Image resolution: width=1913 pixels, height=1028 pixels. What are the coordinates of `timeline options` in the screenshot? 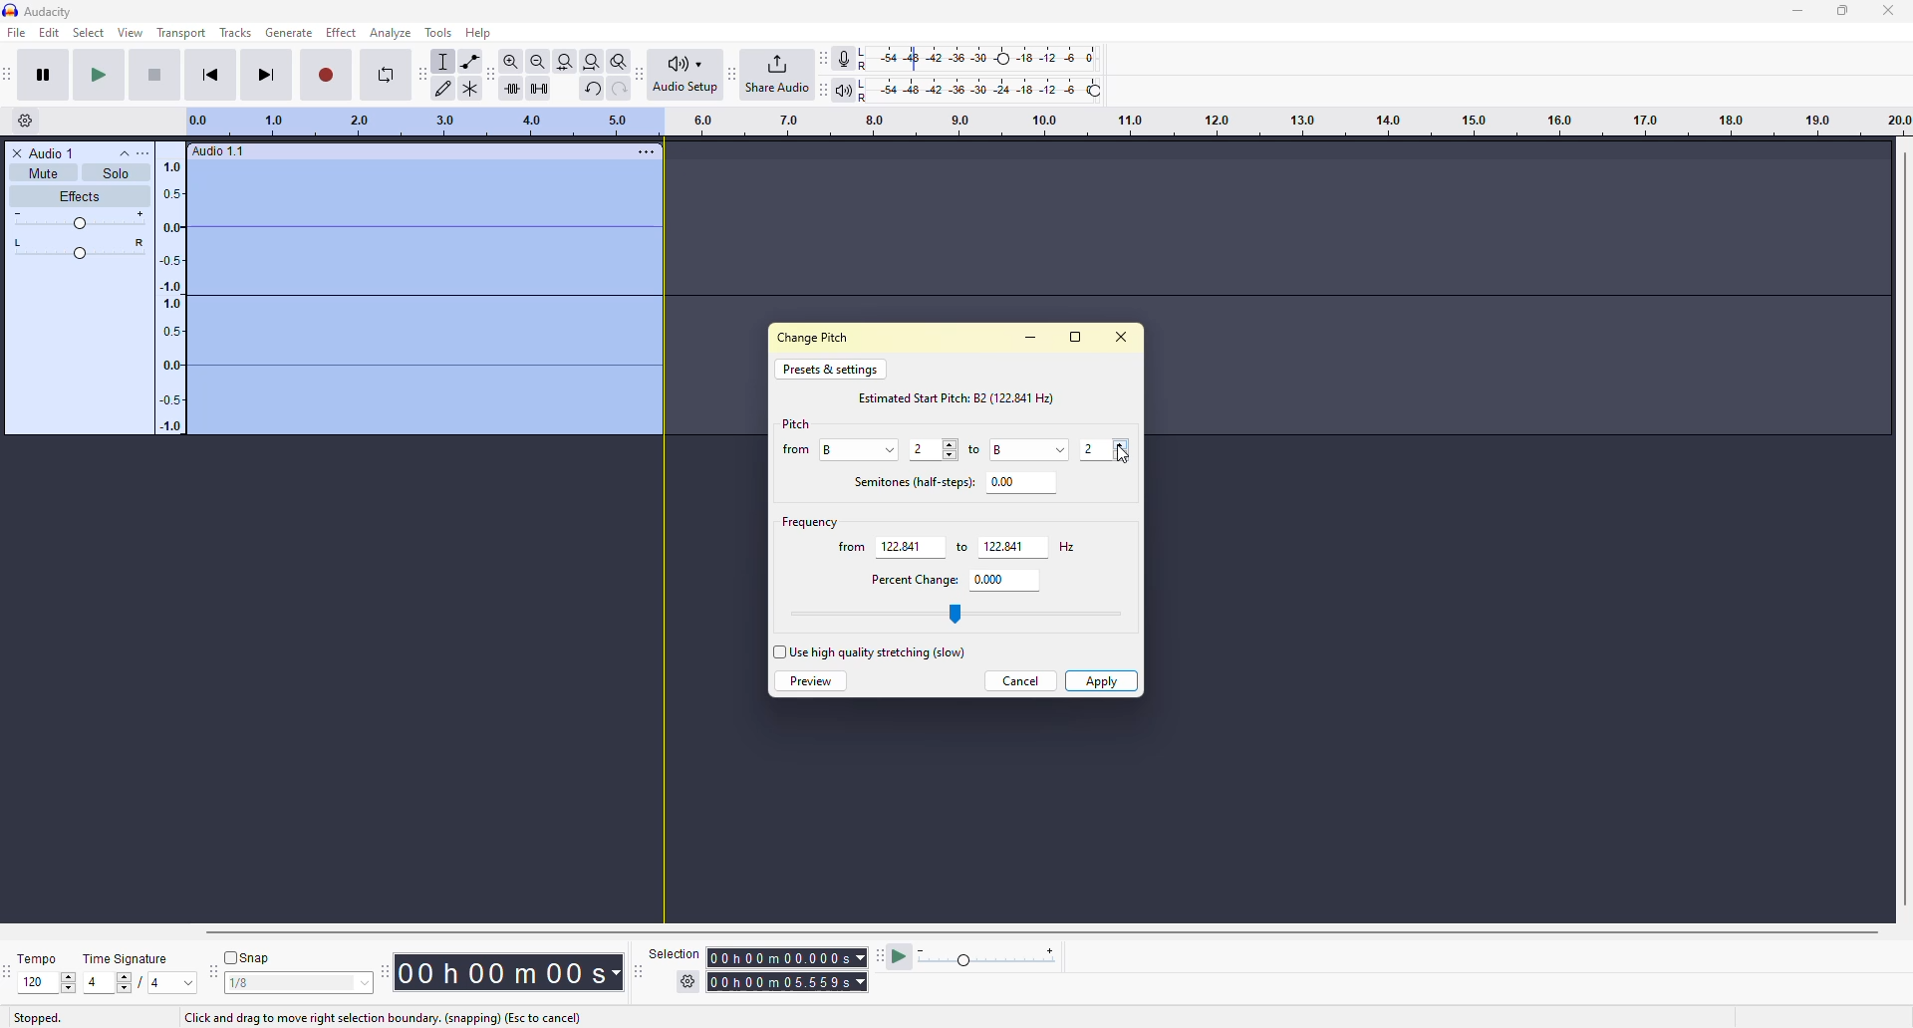 It's located at (26, 120).